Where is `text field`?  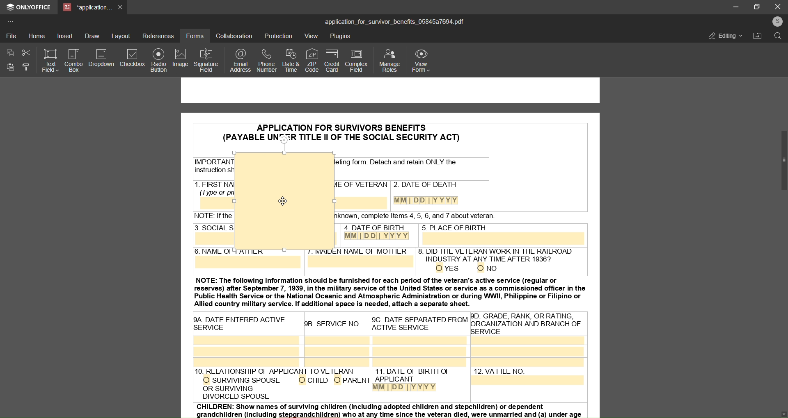 text field is located at coordinates (49, 61).